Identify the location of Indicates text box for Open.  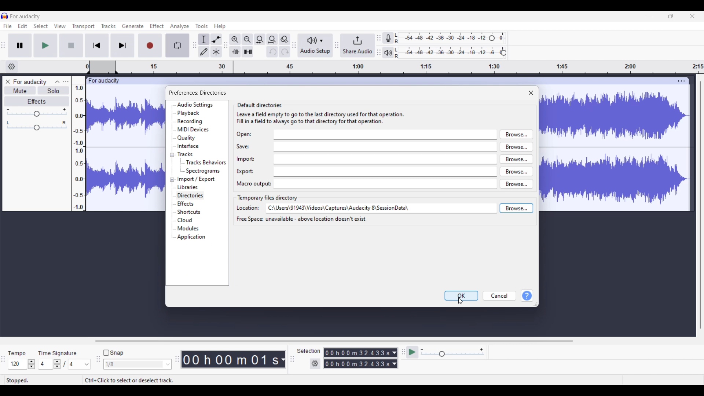
(244, 135).